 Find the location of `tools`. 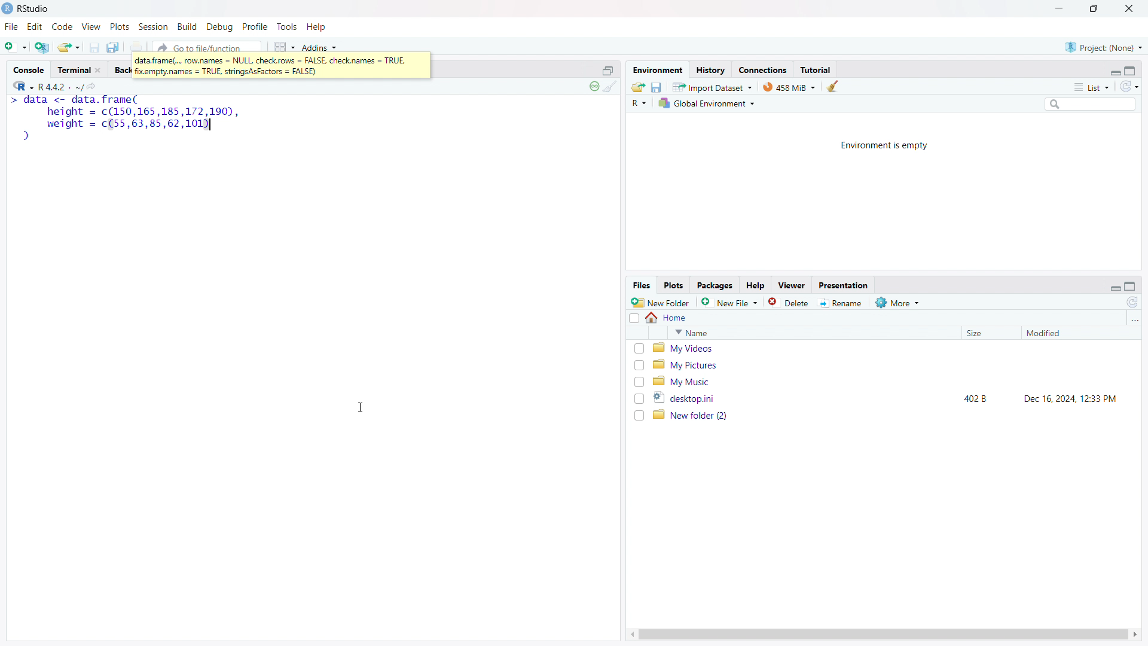

tools is located at coordinates (286, 27).